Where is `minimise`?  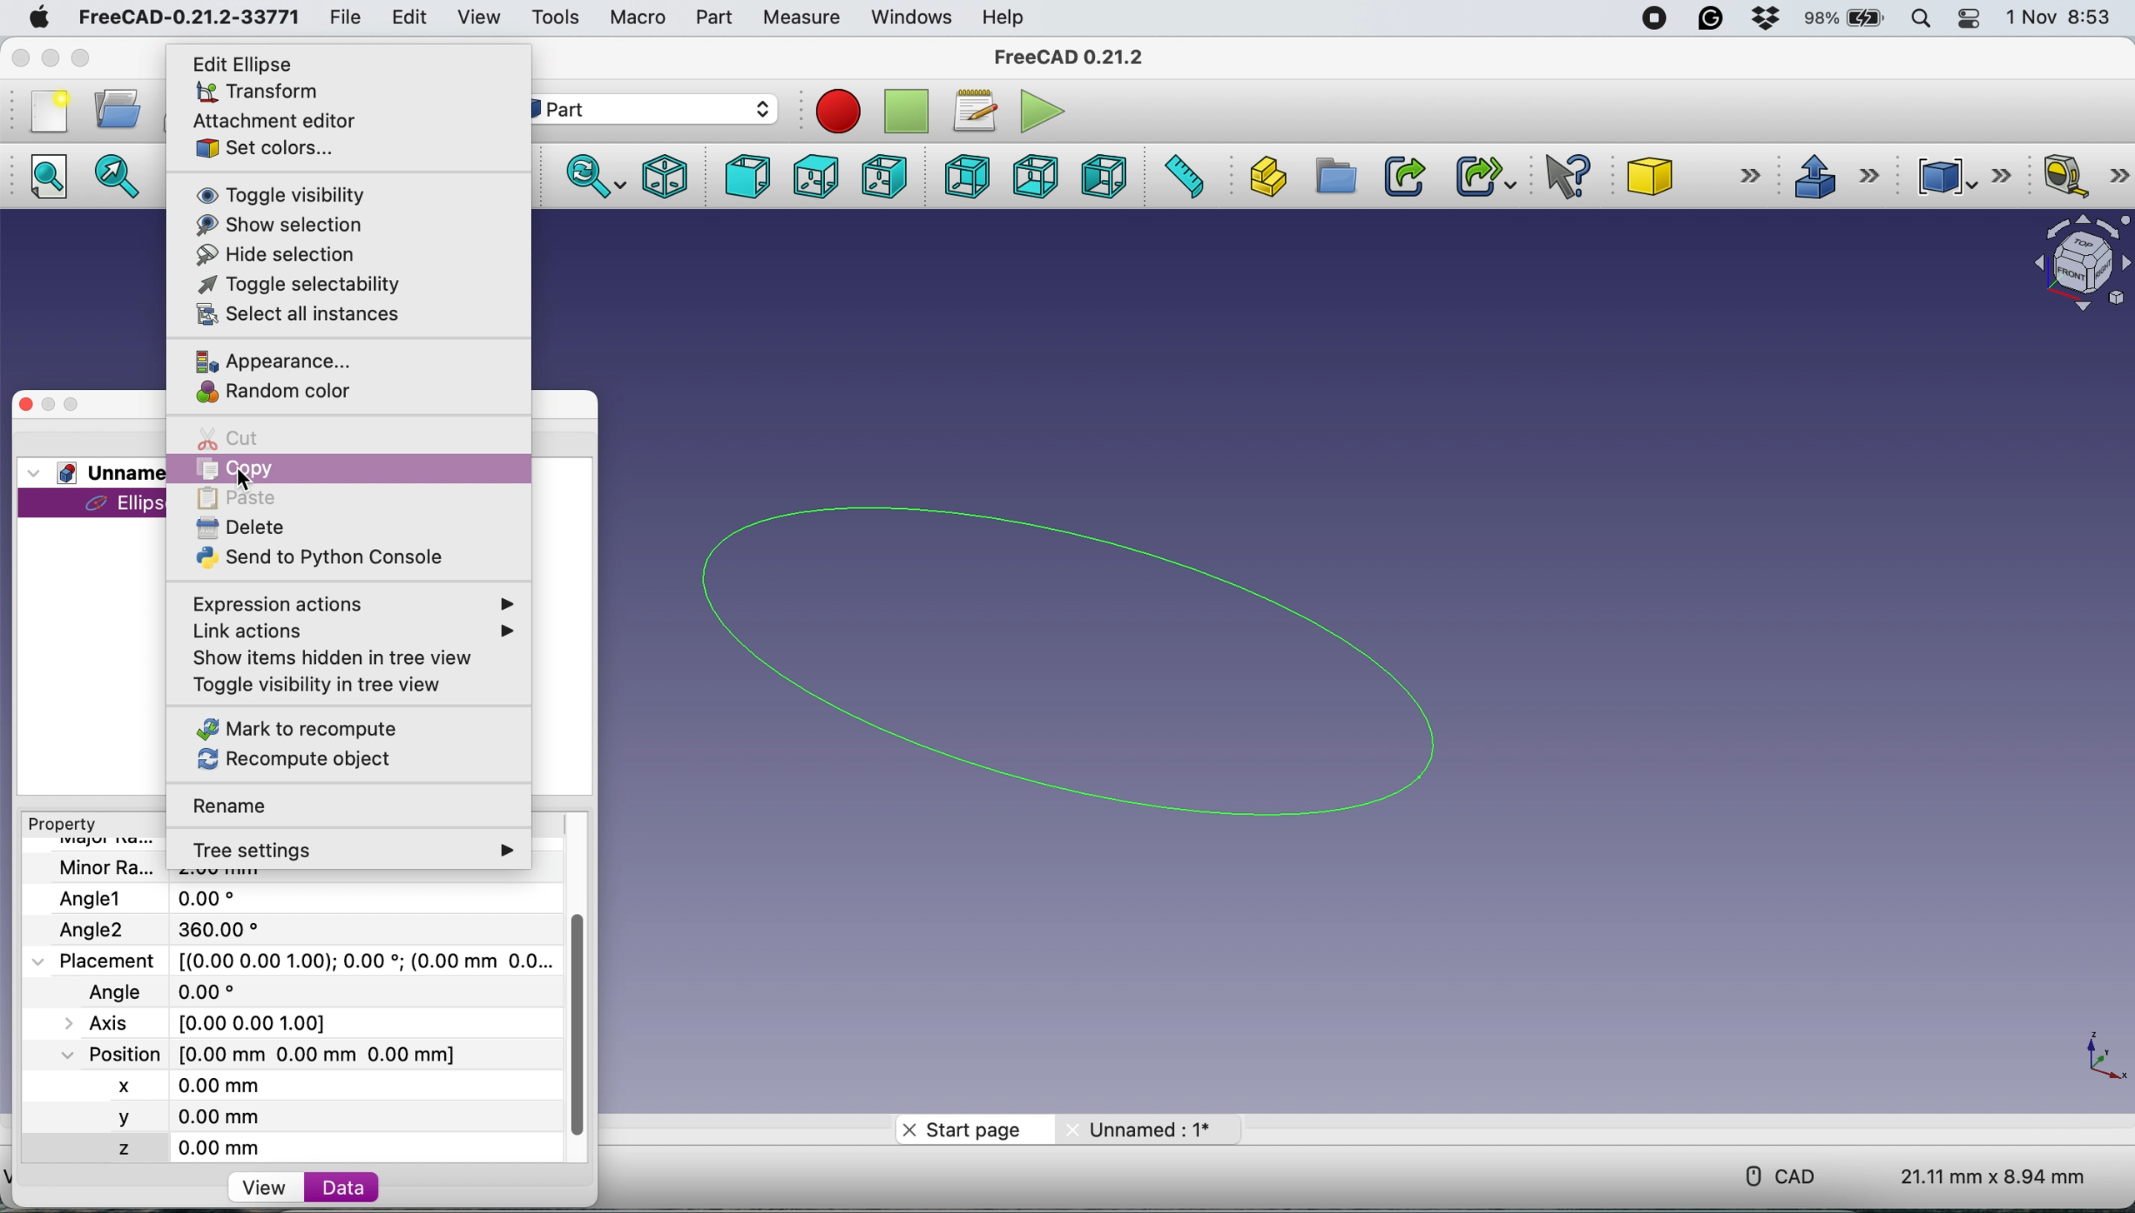 minimise is located at coordinates (47, 58).